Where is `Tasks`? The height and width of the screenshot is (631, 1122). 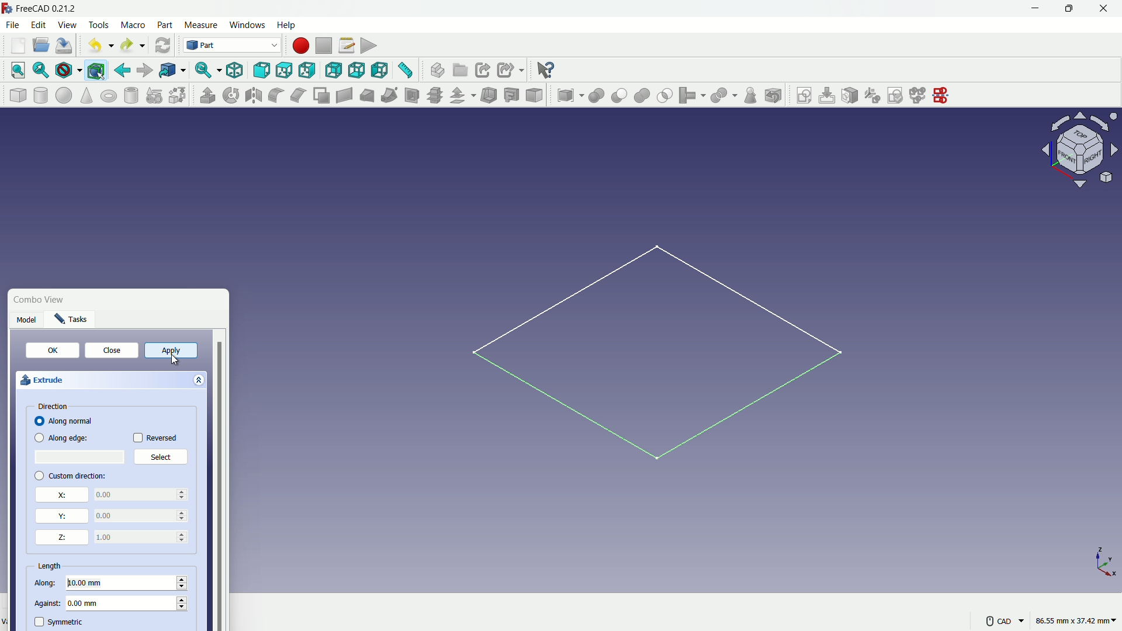
Tasks is located at coordinates (70, 318).